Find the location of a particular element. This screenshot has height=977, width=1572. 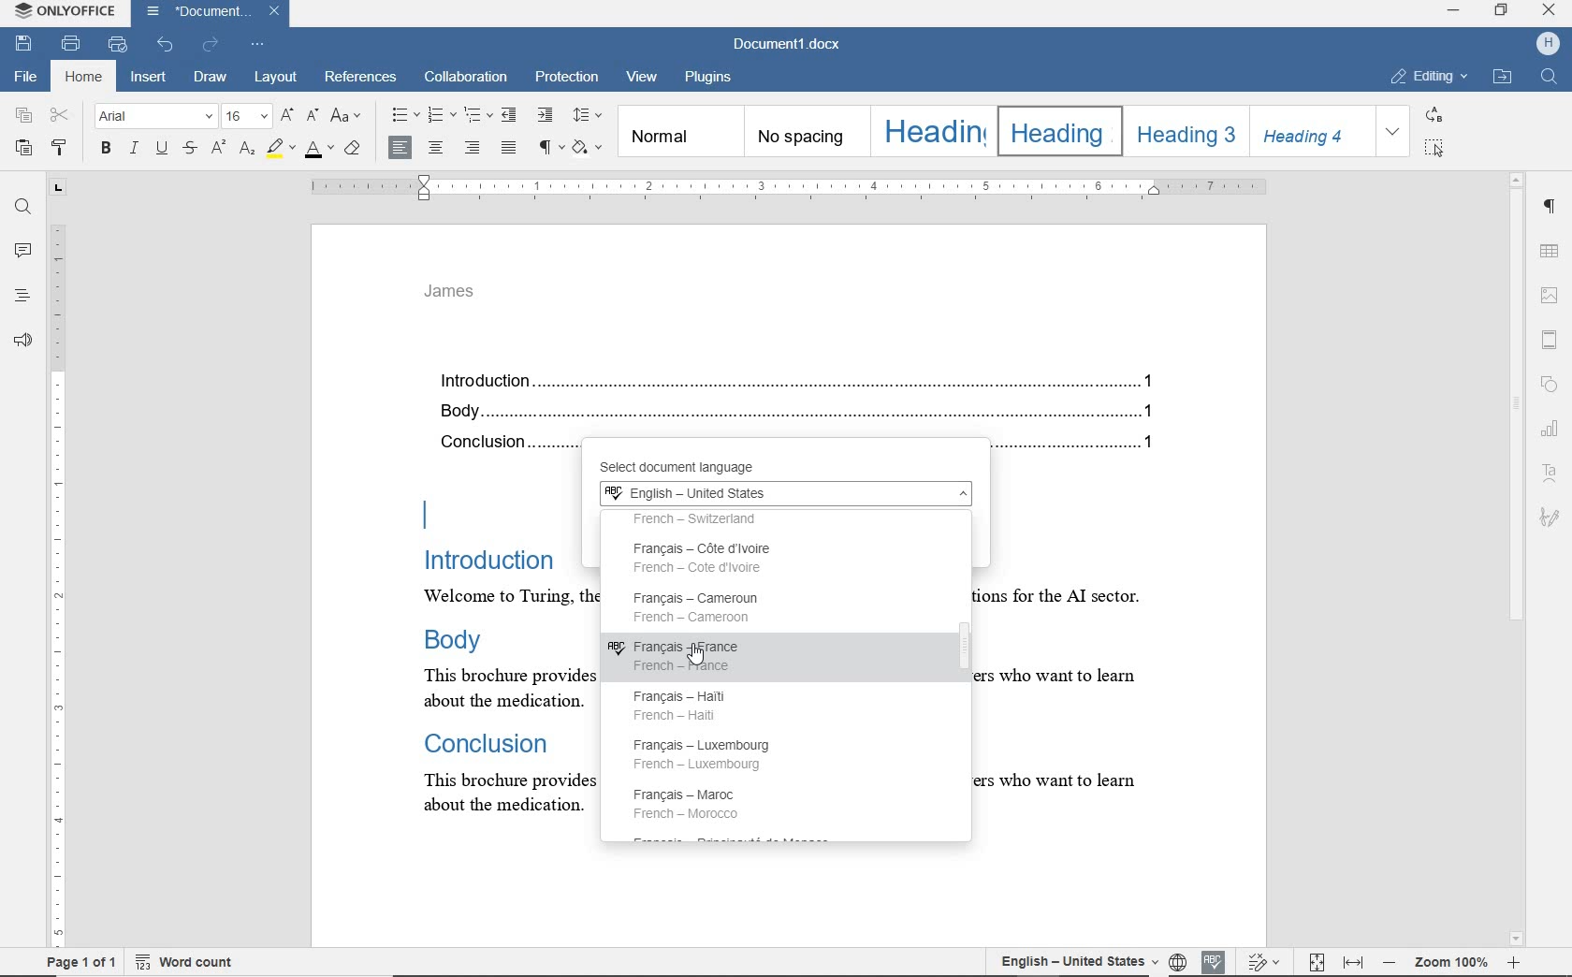

header & footer is located at coordinates (1553, 339).